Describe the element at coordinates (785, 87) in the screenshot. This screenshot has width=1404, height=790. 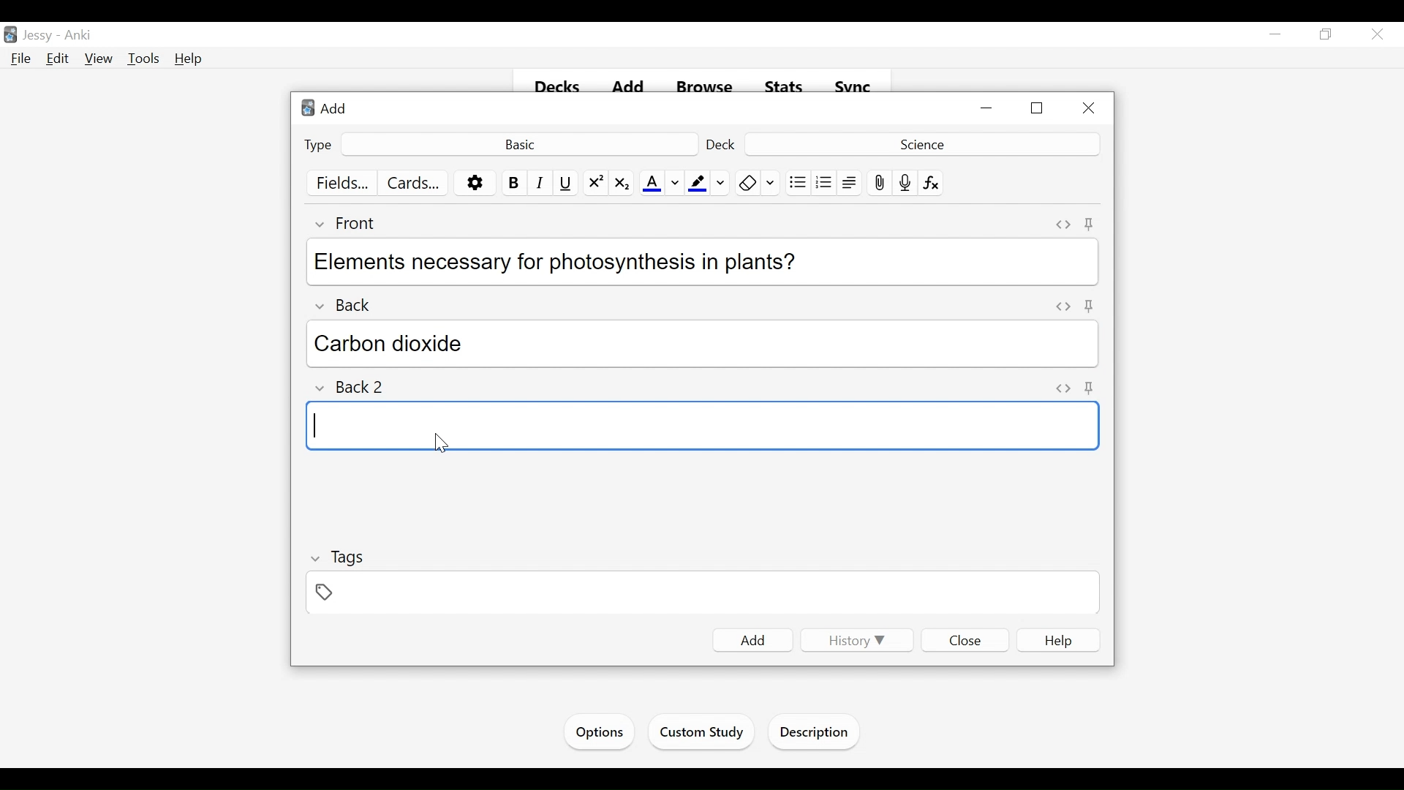
I see `Stats` at that location.